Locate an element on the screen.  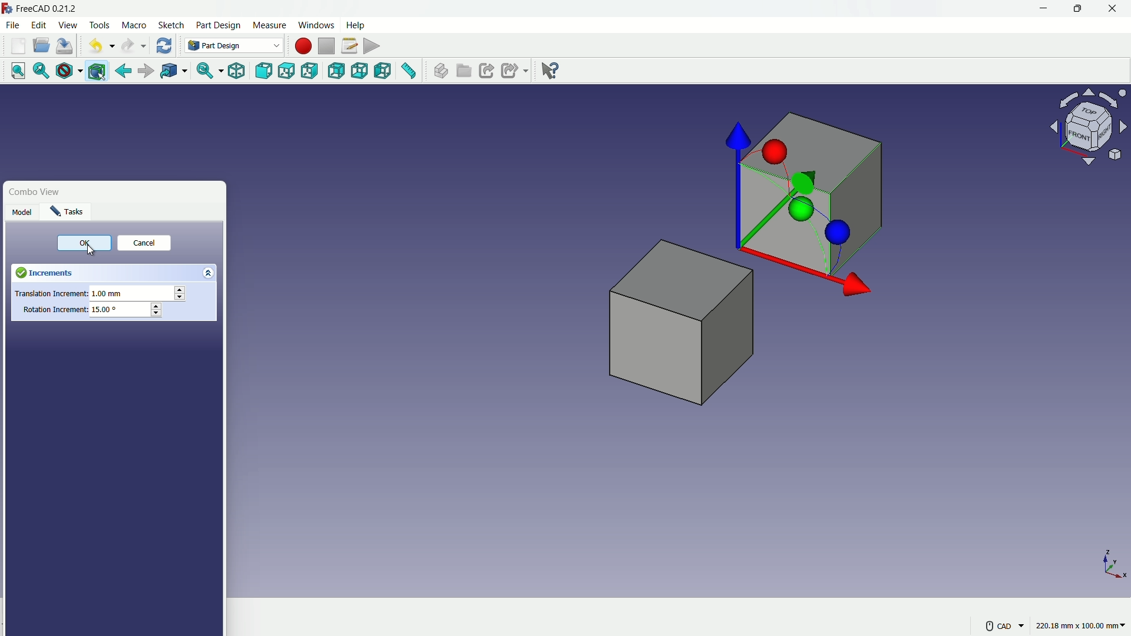
make sublink is located at coordinates (515, 71).